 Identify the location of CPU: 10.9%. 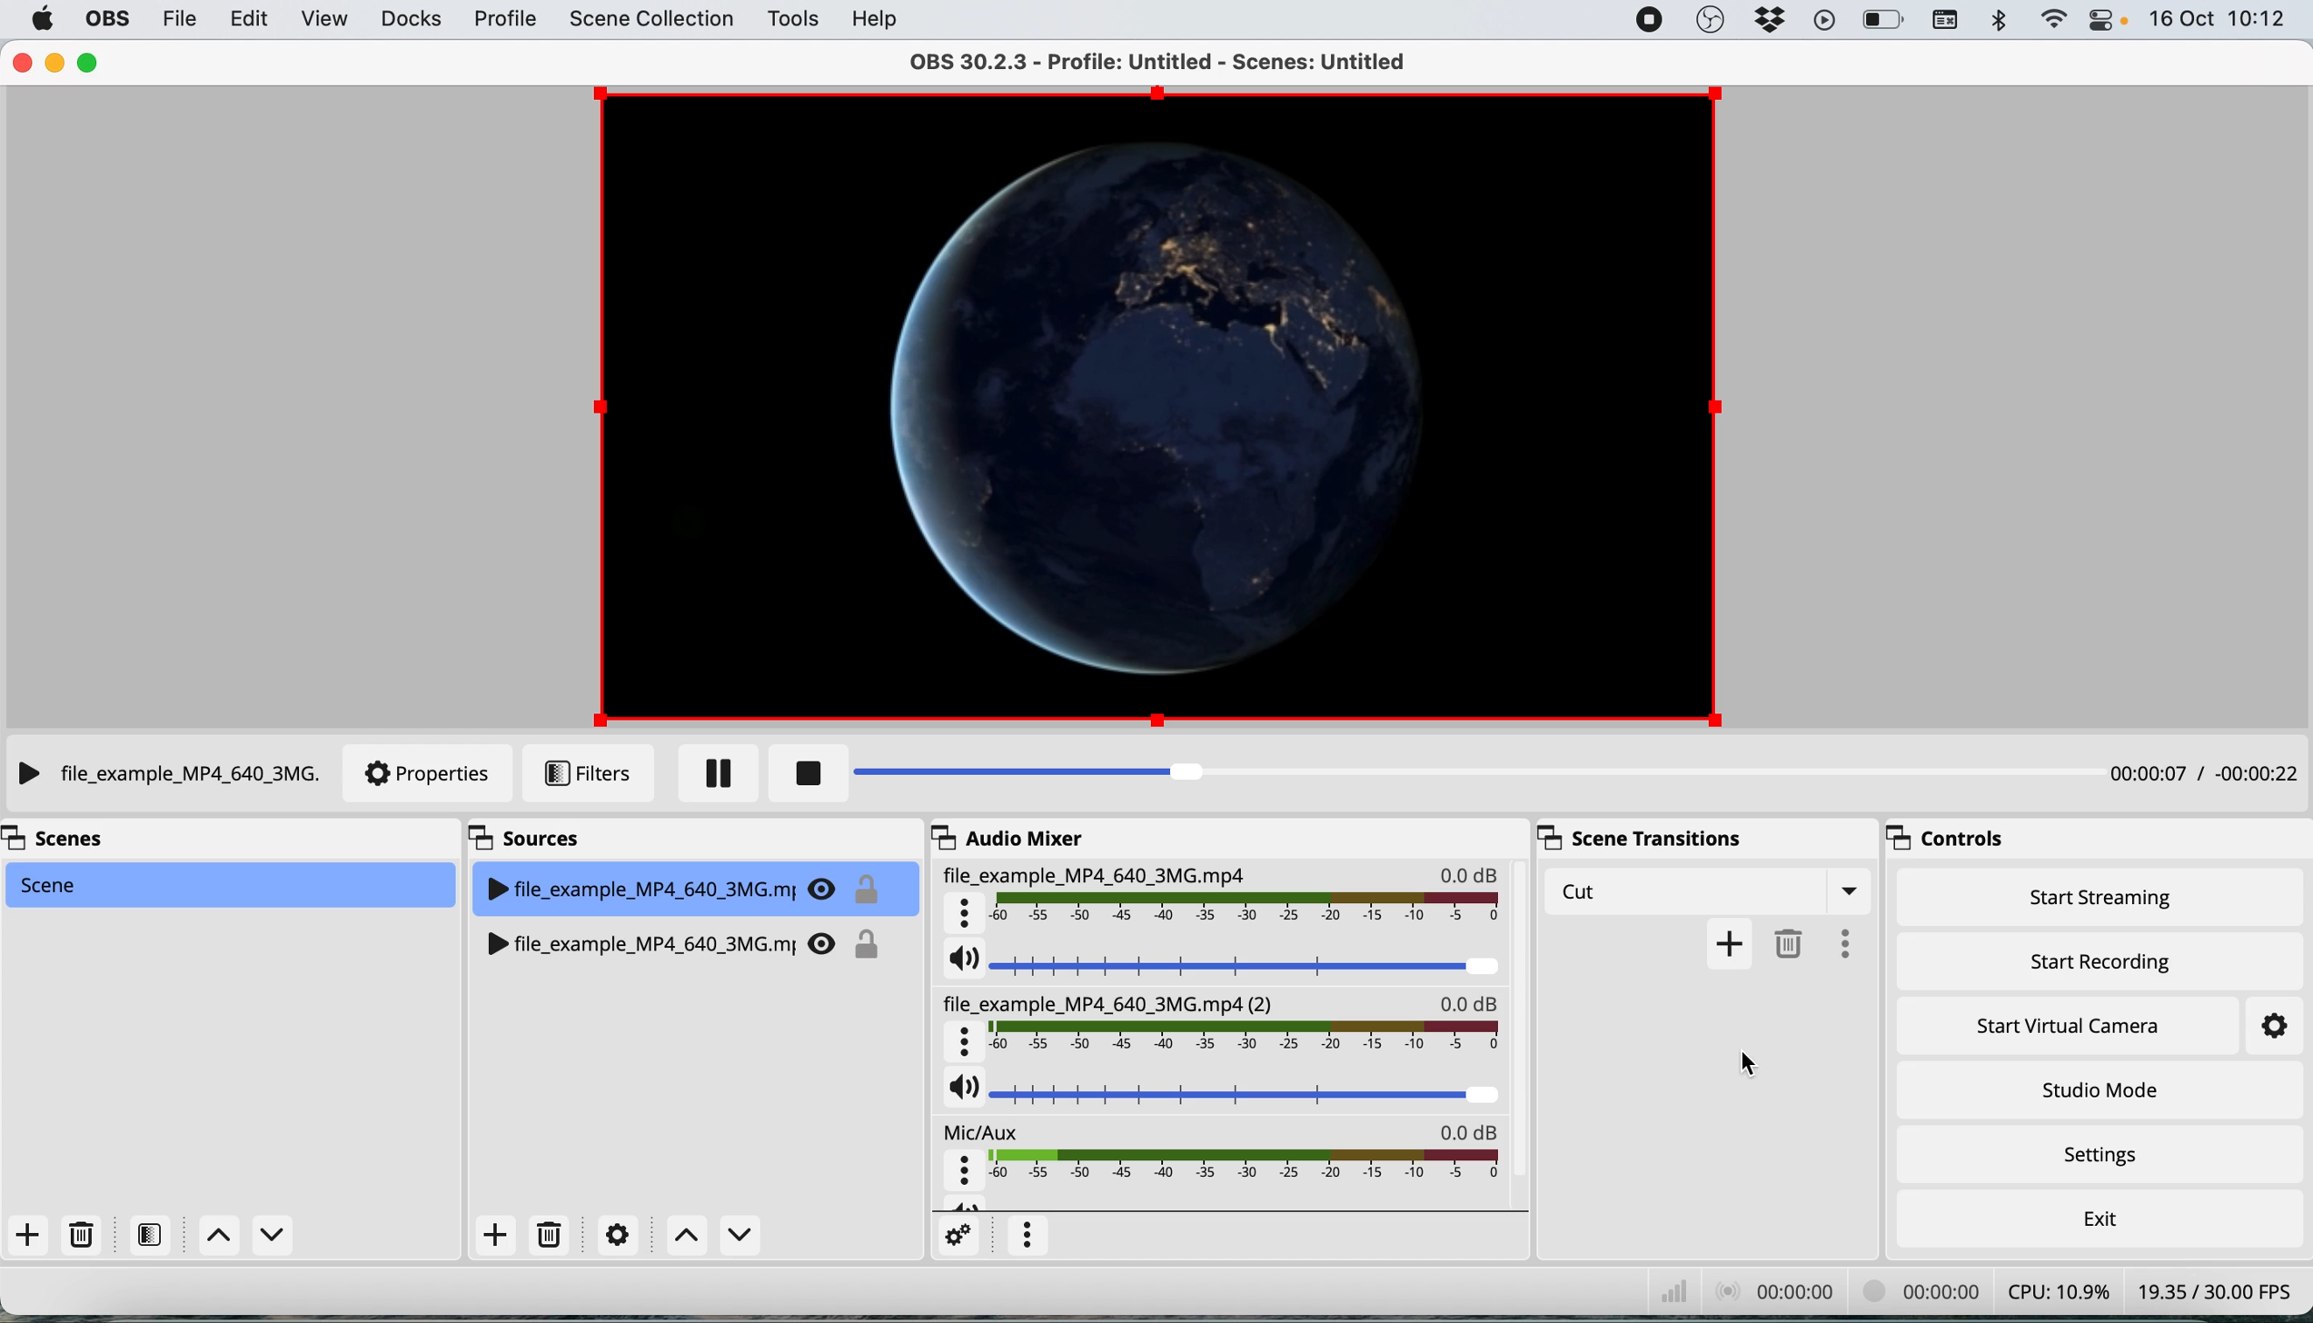
(2055, 1290).